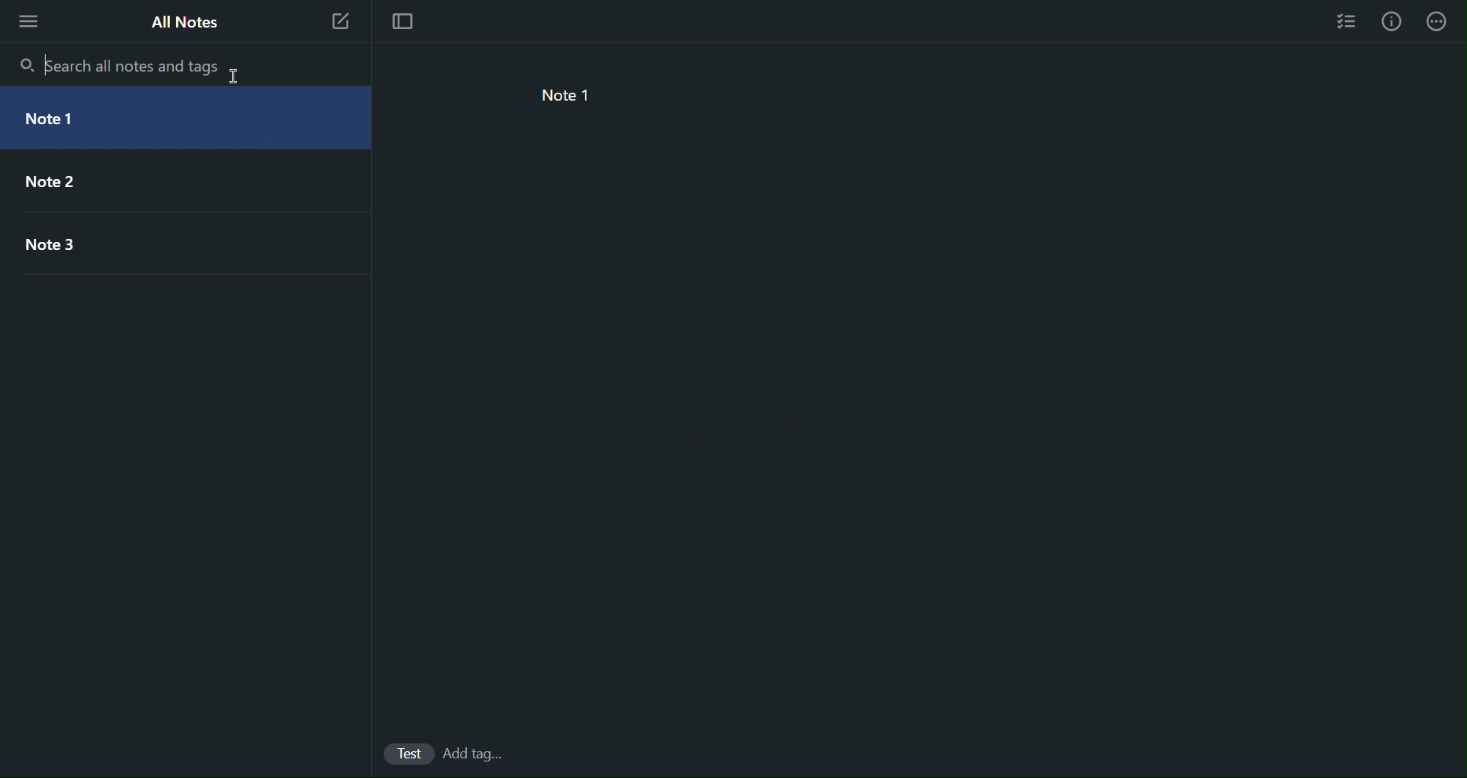  What do you see at coordinates (1343, 20) in the screenshot?
I see `Checklist` at bounding box center [1343, 20].